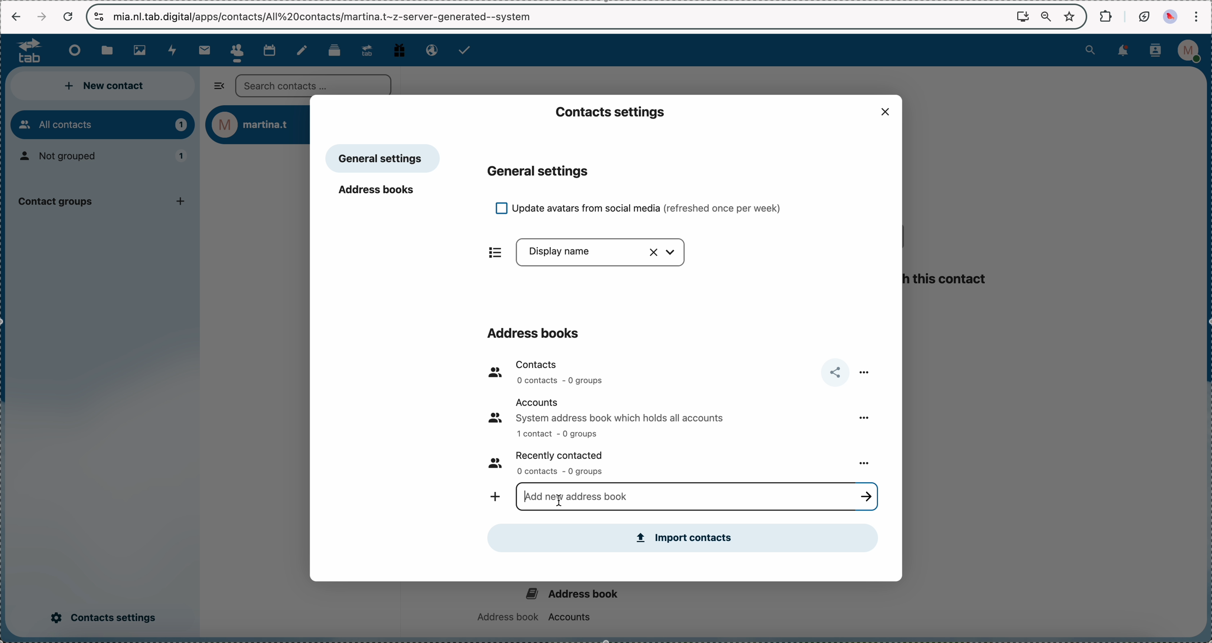 Image resolution: width=1212 pixels, height=643 pixels. Describe the element at coordinates (303, 50) in the screenshot. I see `notes` at that location.